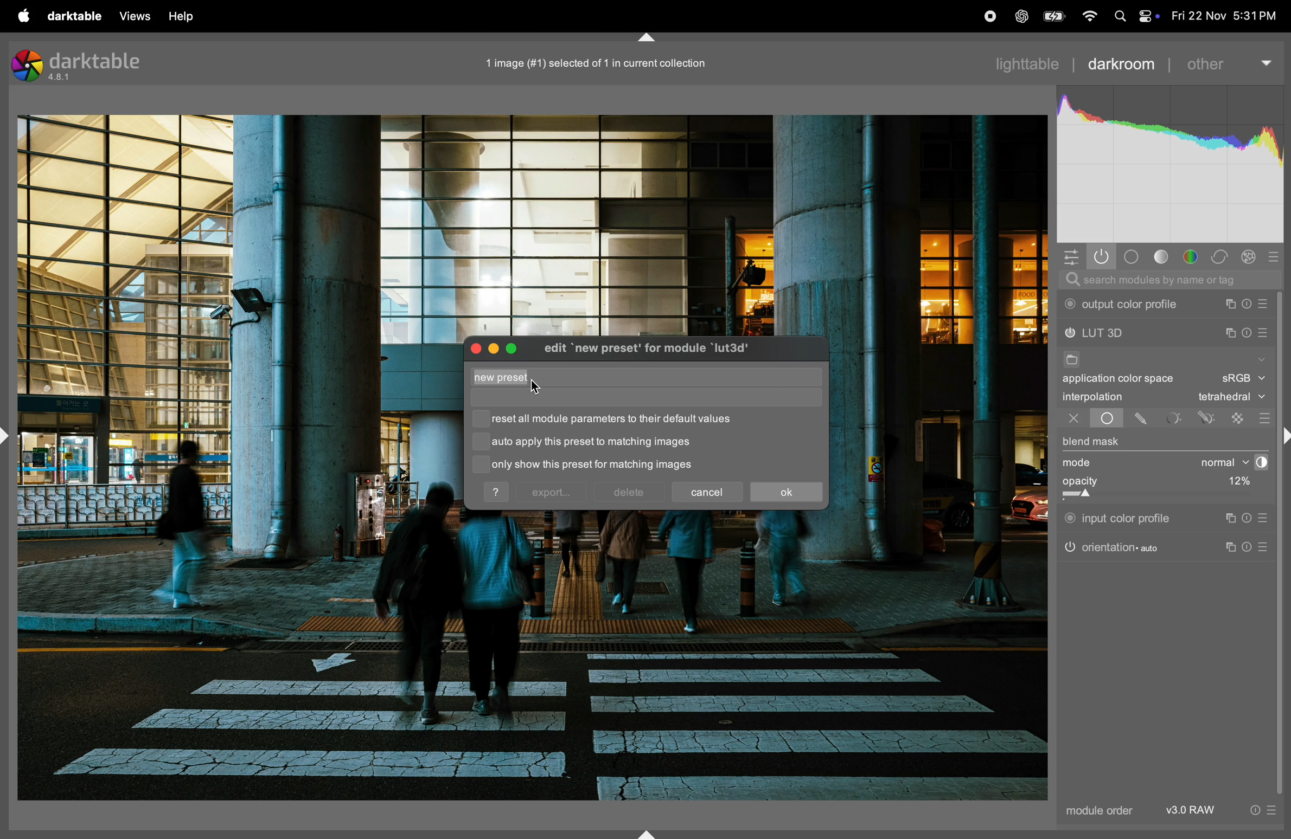 The width and height of the screenshot is (1291, 839). What do you see at coordinates (1267, 547) in the screenshot?
I see `presets` at bounding box center [1267, 547].